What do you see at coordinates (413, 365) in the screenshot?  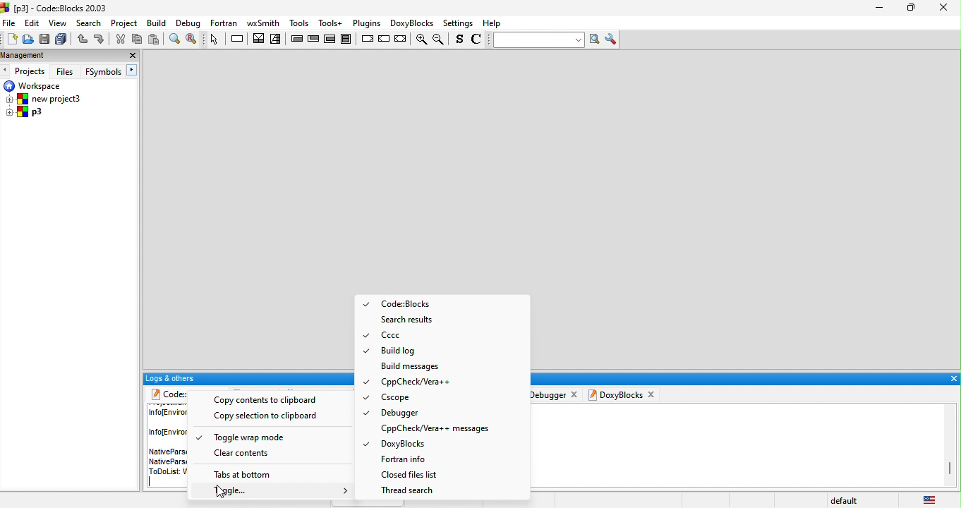 I see `build message` at bounding box center [413, 365].